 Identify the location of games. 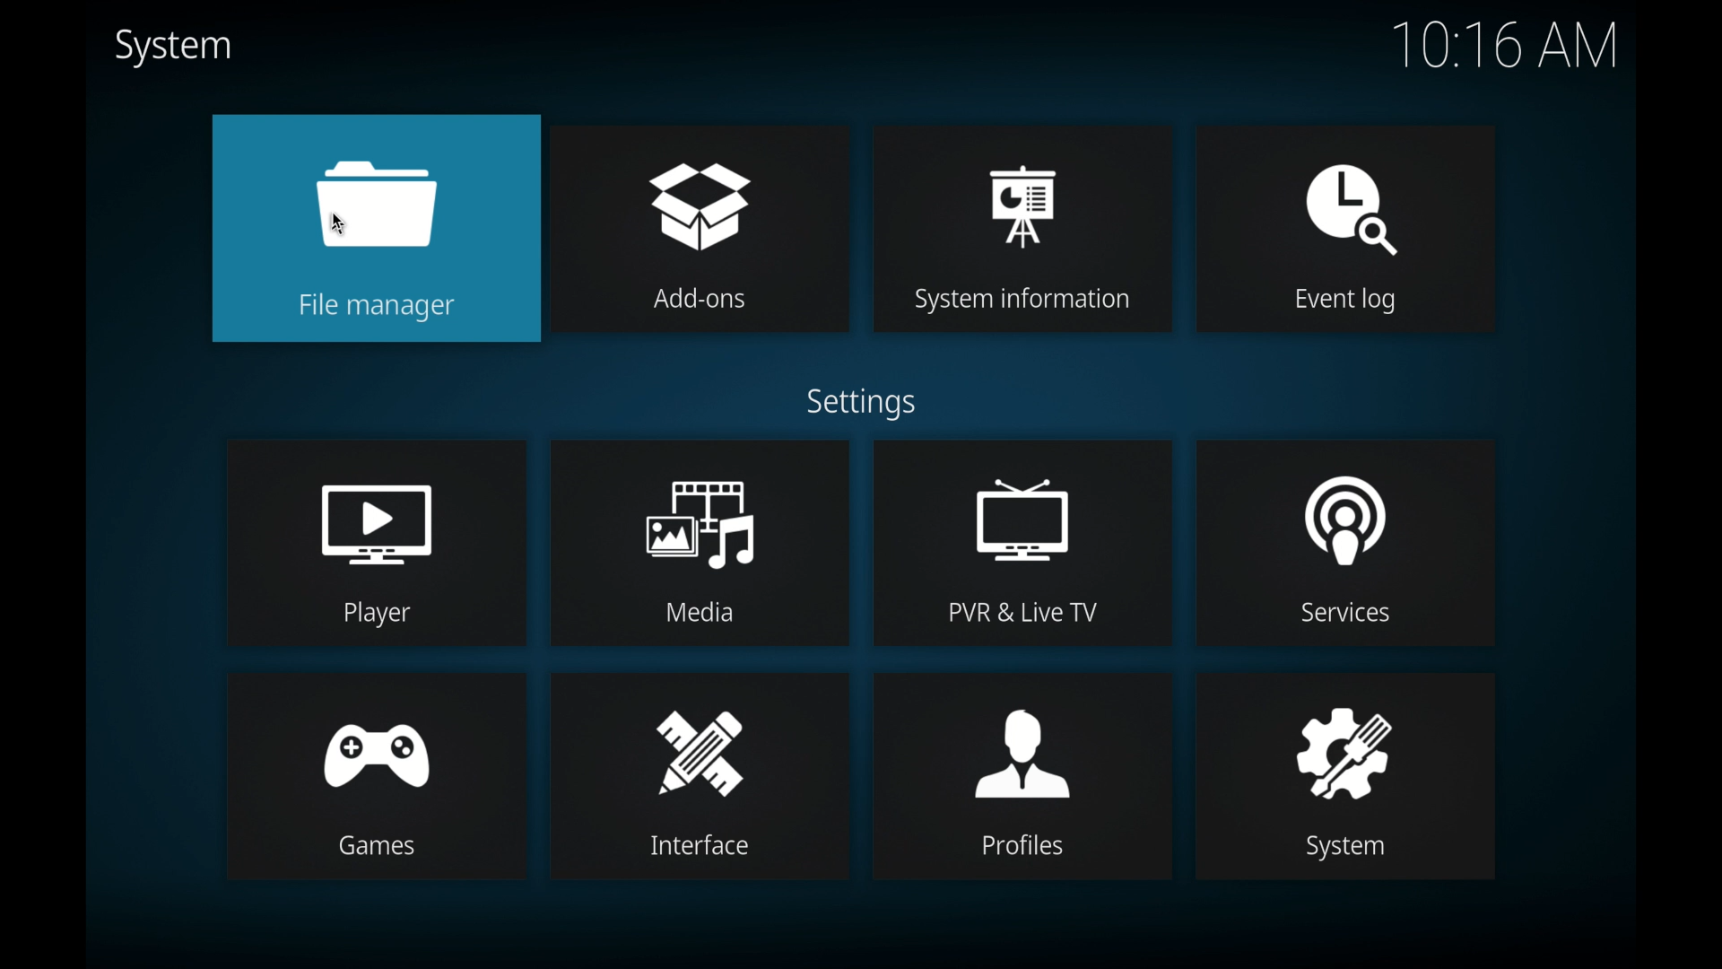
(376, 774).